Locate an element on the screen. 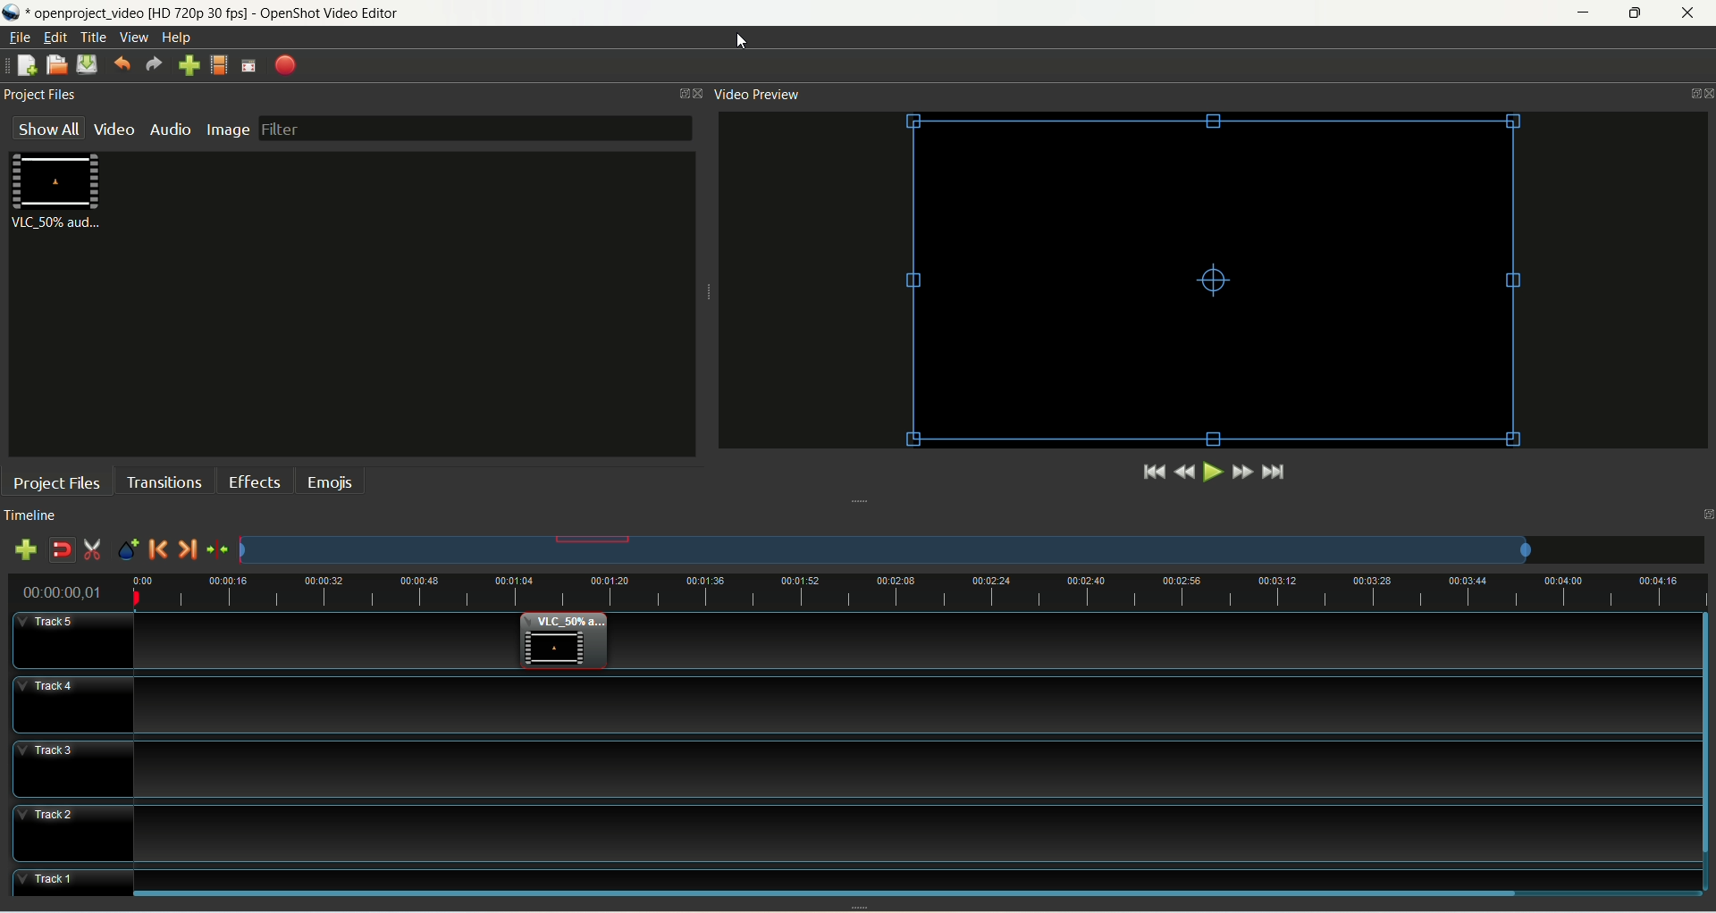 This screenshot has height=913, width=1716. zoom factor is located at coordinates (972, 549).